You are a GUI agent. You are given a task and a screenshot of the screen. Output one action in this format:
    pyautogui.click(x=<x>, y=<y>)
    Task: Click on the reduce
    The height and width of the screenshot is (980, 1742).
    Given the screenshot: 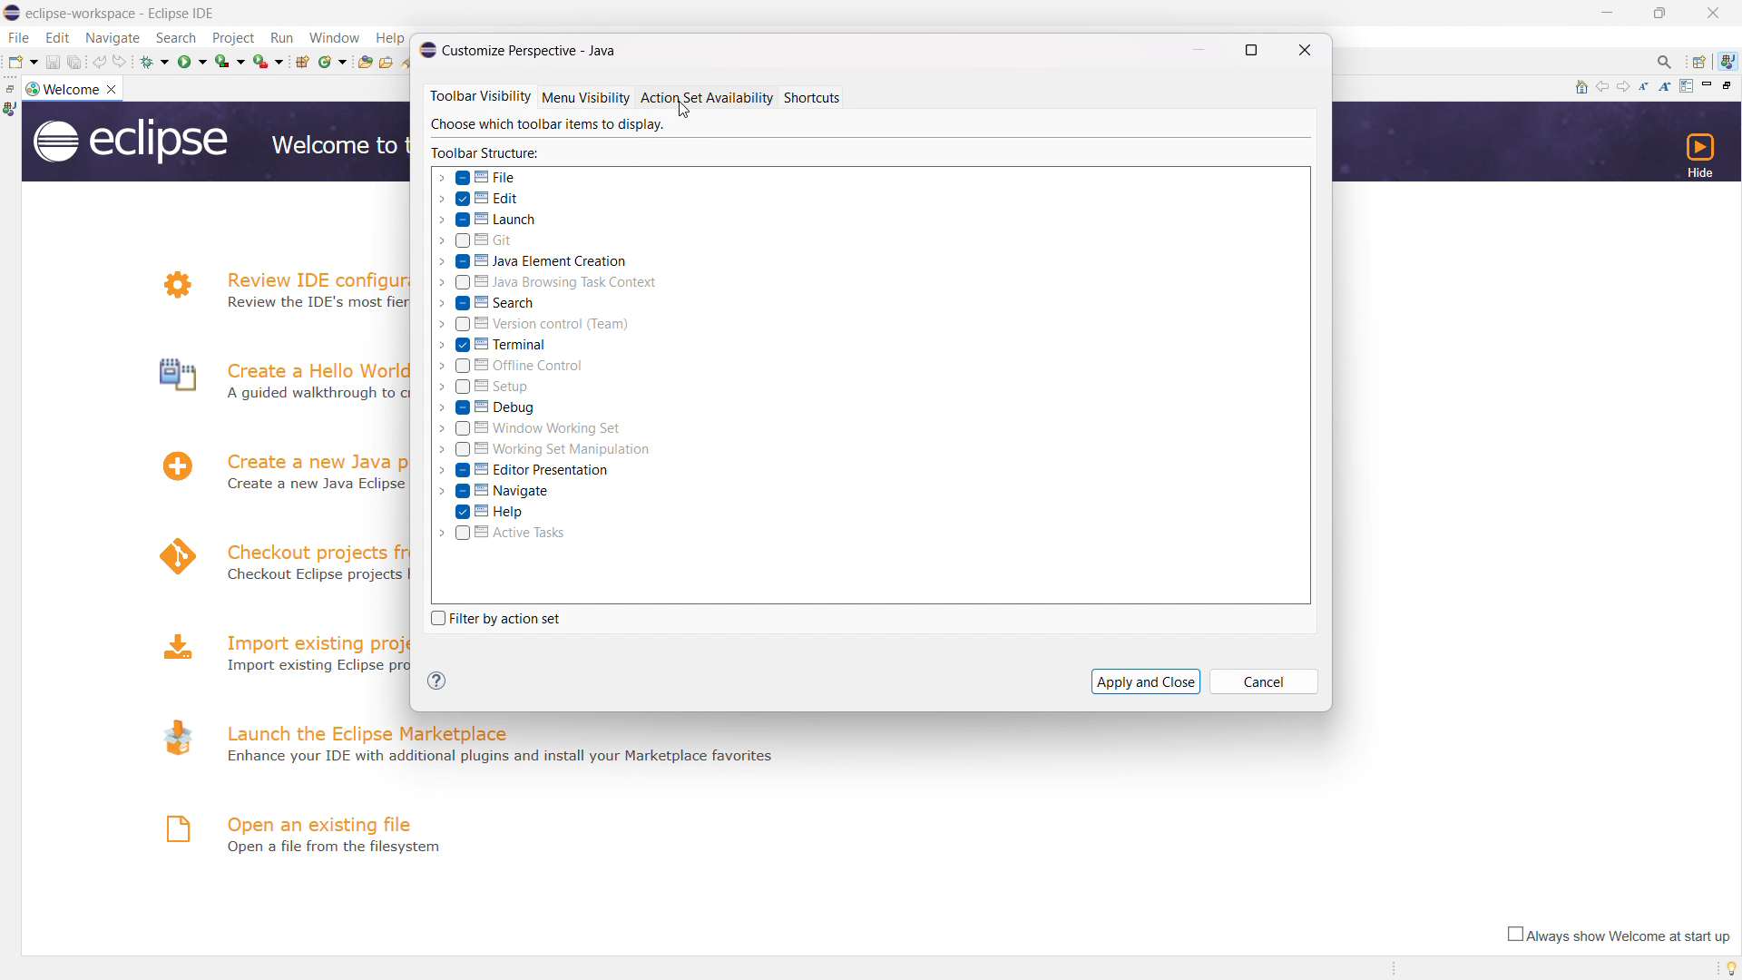 What is the action you would take?
    pyautogui.click(x=1647, y=86)
    